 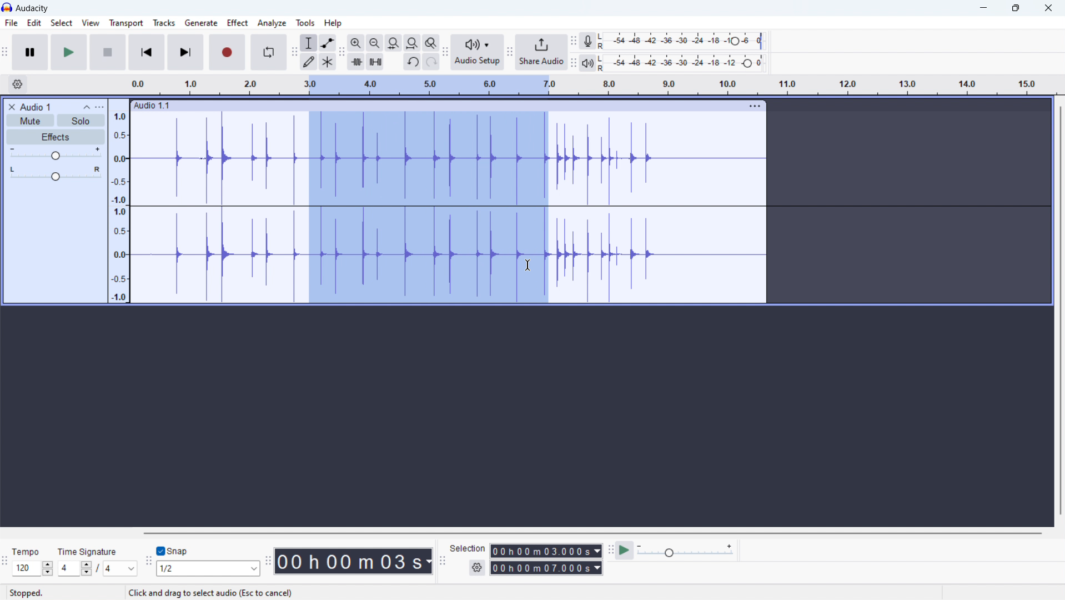 What do you see at coordinates (149, 561) in the screenshot?
I see `snapping toolbar` at bounding box center [149, 561].